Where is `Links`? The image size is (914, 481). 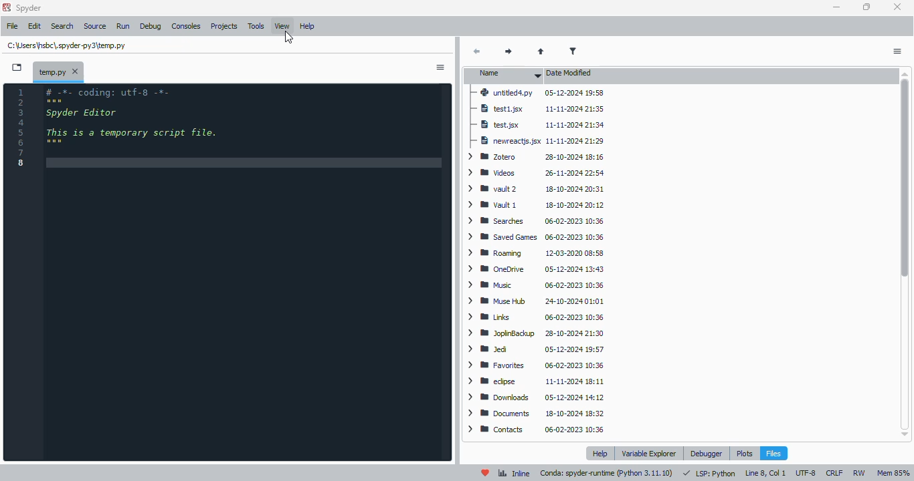
Links is located at coordinates (539, 317).